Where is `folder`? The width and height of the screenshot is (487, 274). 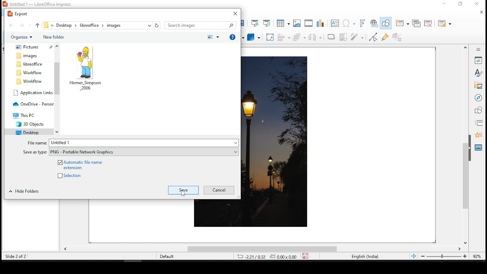
folder is located at coordinates (27, 132).